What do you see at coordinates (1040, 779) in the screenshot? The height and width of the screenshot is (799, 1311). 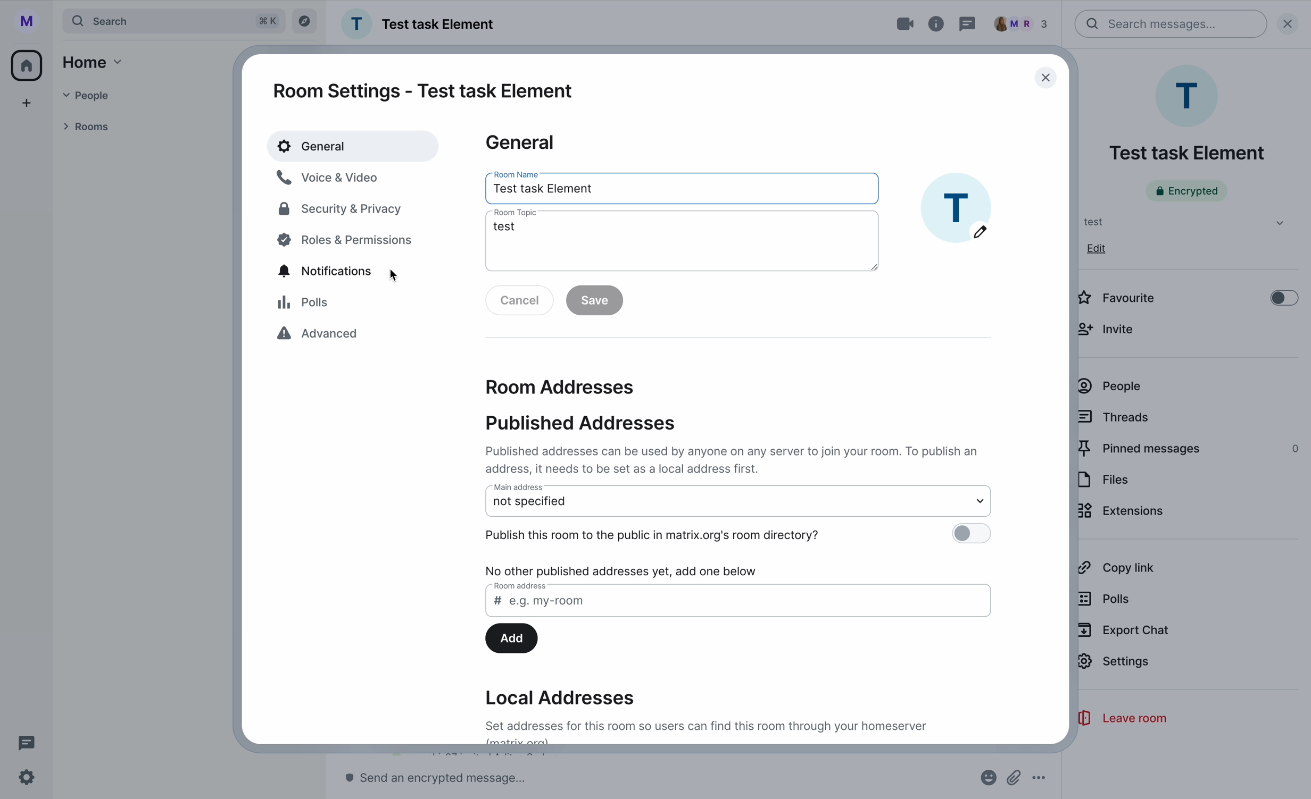 I see `more options` at bounding box center [1040, 779].